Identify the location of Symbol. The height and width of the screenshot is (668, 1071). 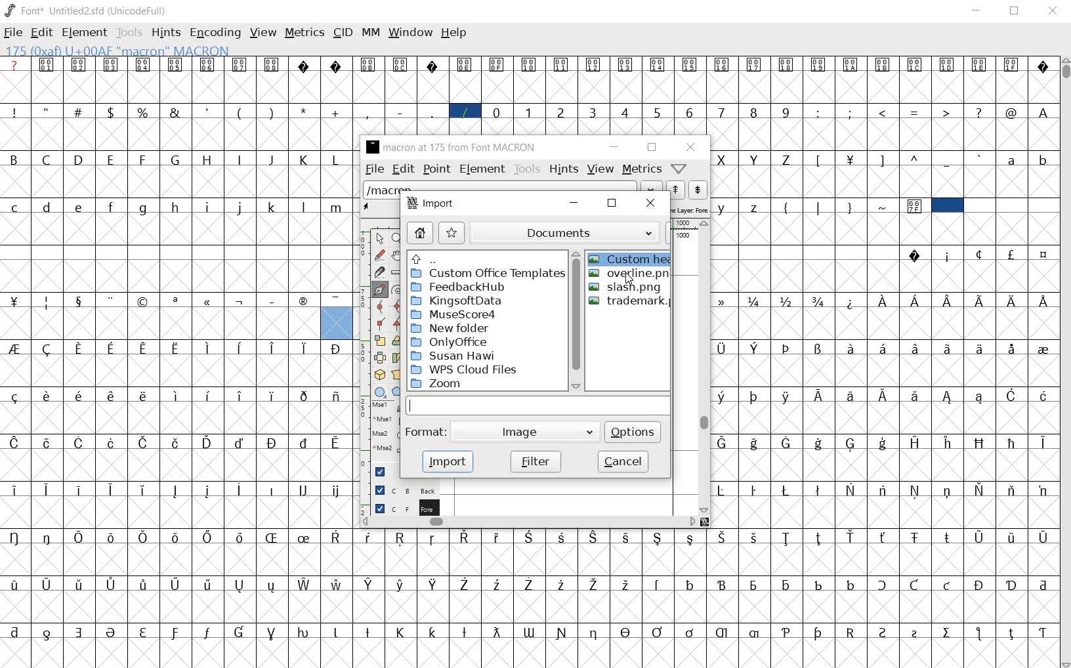
(432, 64).